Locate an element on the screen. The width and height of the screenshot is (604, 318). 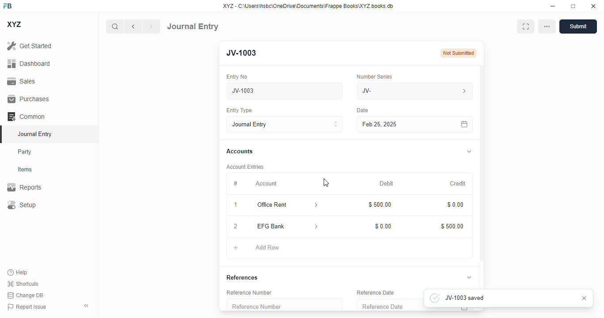
XYZ - C:\Users\hsbc\OneDrive\Documents\Frappe Books\XYZ books.db is located at coordinates (308, 6).